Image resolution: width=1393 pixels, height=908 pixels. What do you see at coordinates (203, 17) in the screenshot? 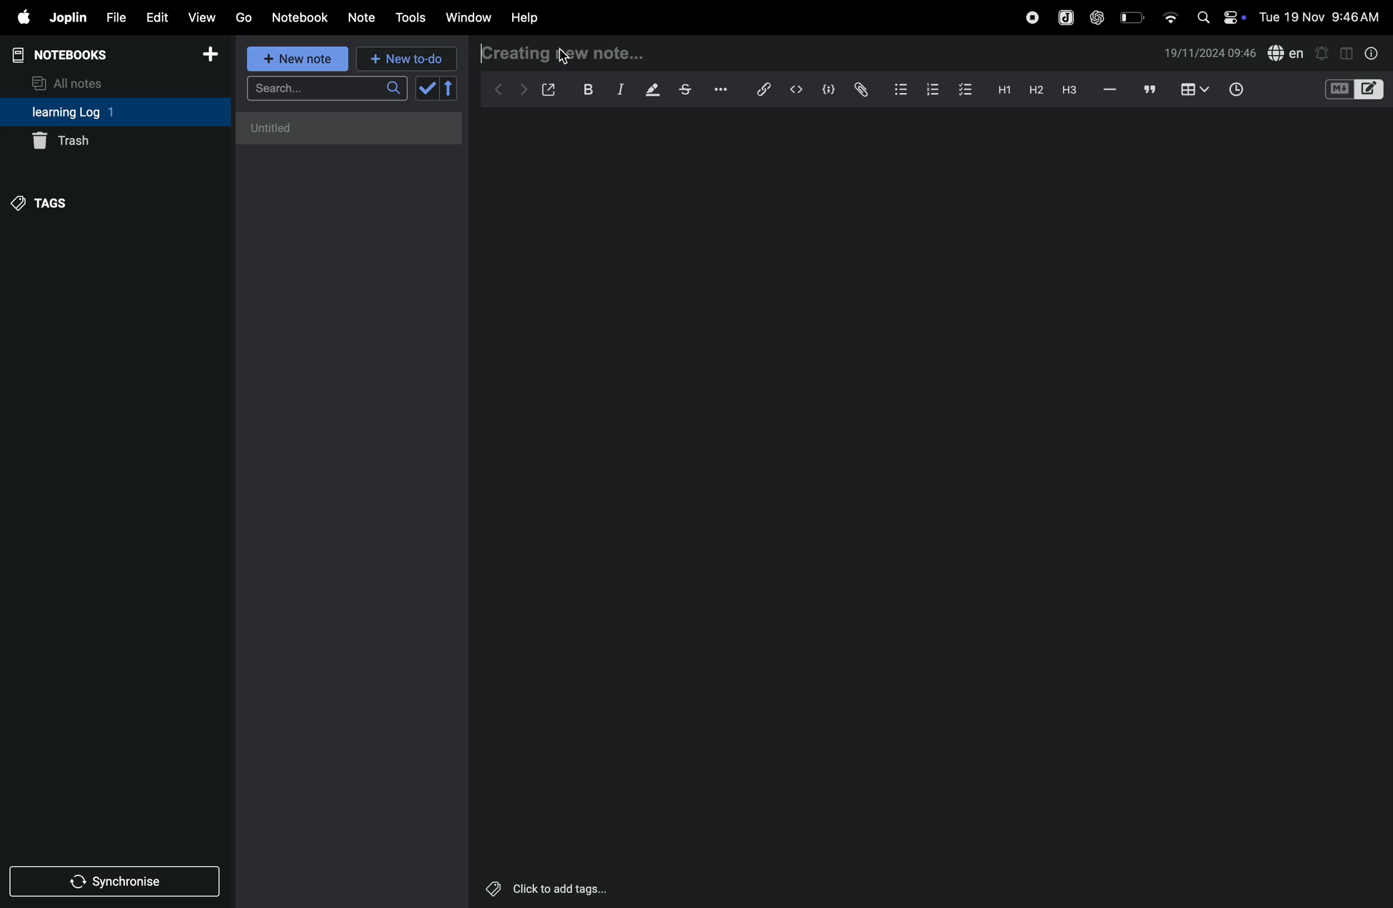
I see `view` at bounding box center [203, 17].